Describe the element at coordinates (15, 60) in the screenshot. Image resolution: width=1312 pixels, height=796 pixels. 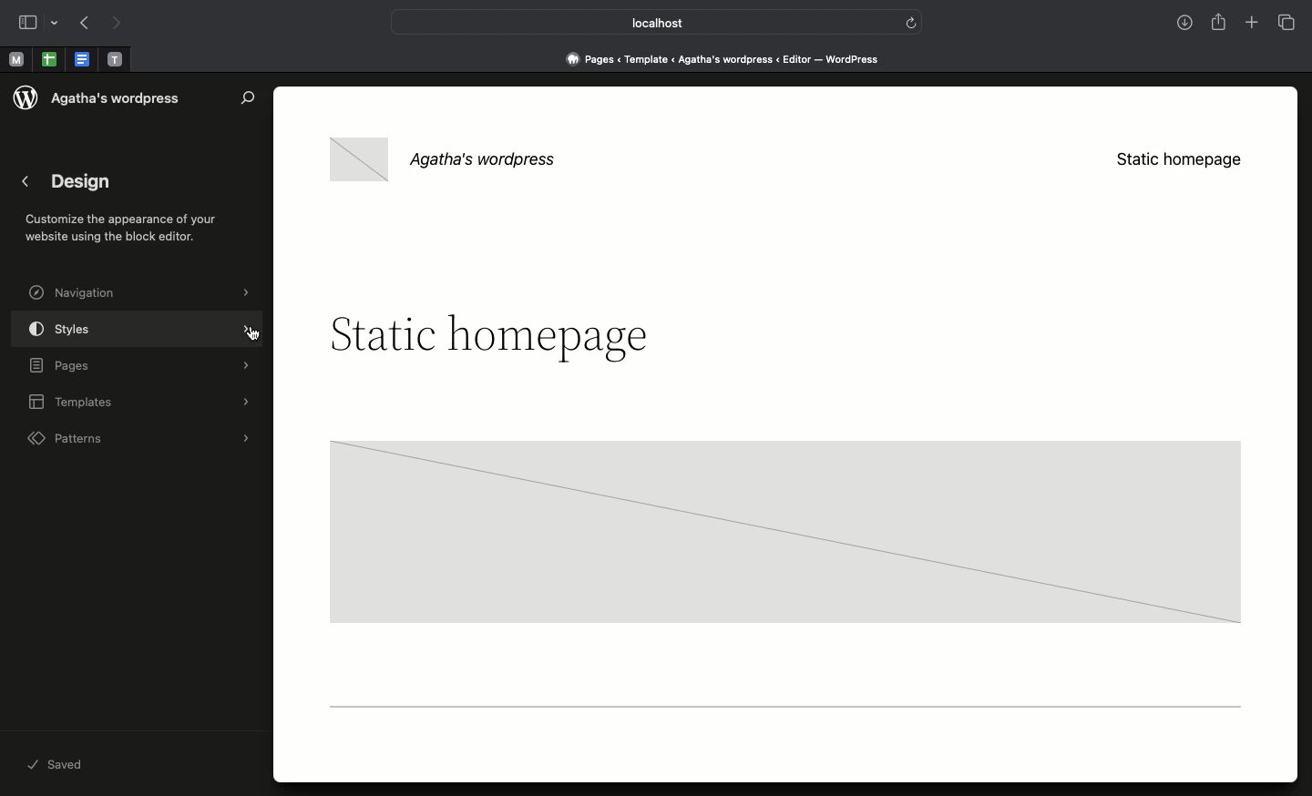
I see `Pinned tab` at that location.